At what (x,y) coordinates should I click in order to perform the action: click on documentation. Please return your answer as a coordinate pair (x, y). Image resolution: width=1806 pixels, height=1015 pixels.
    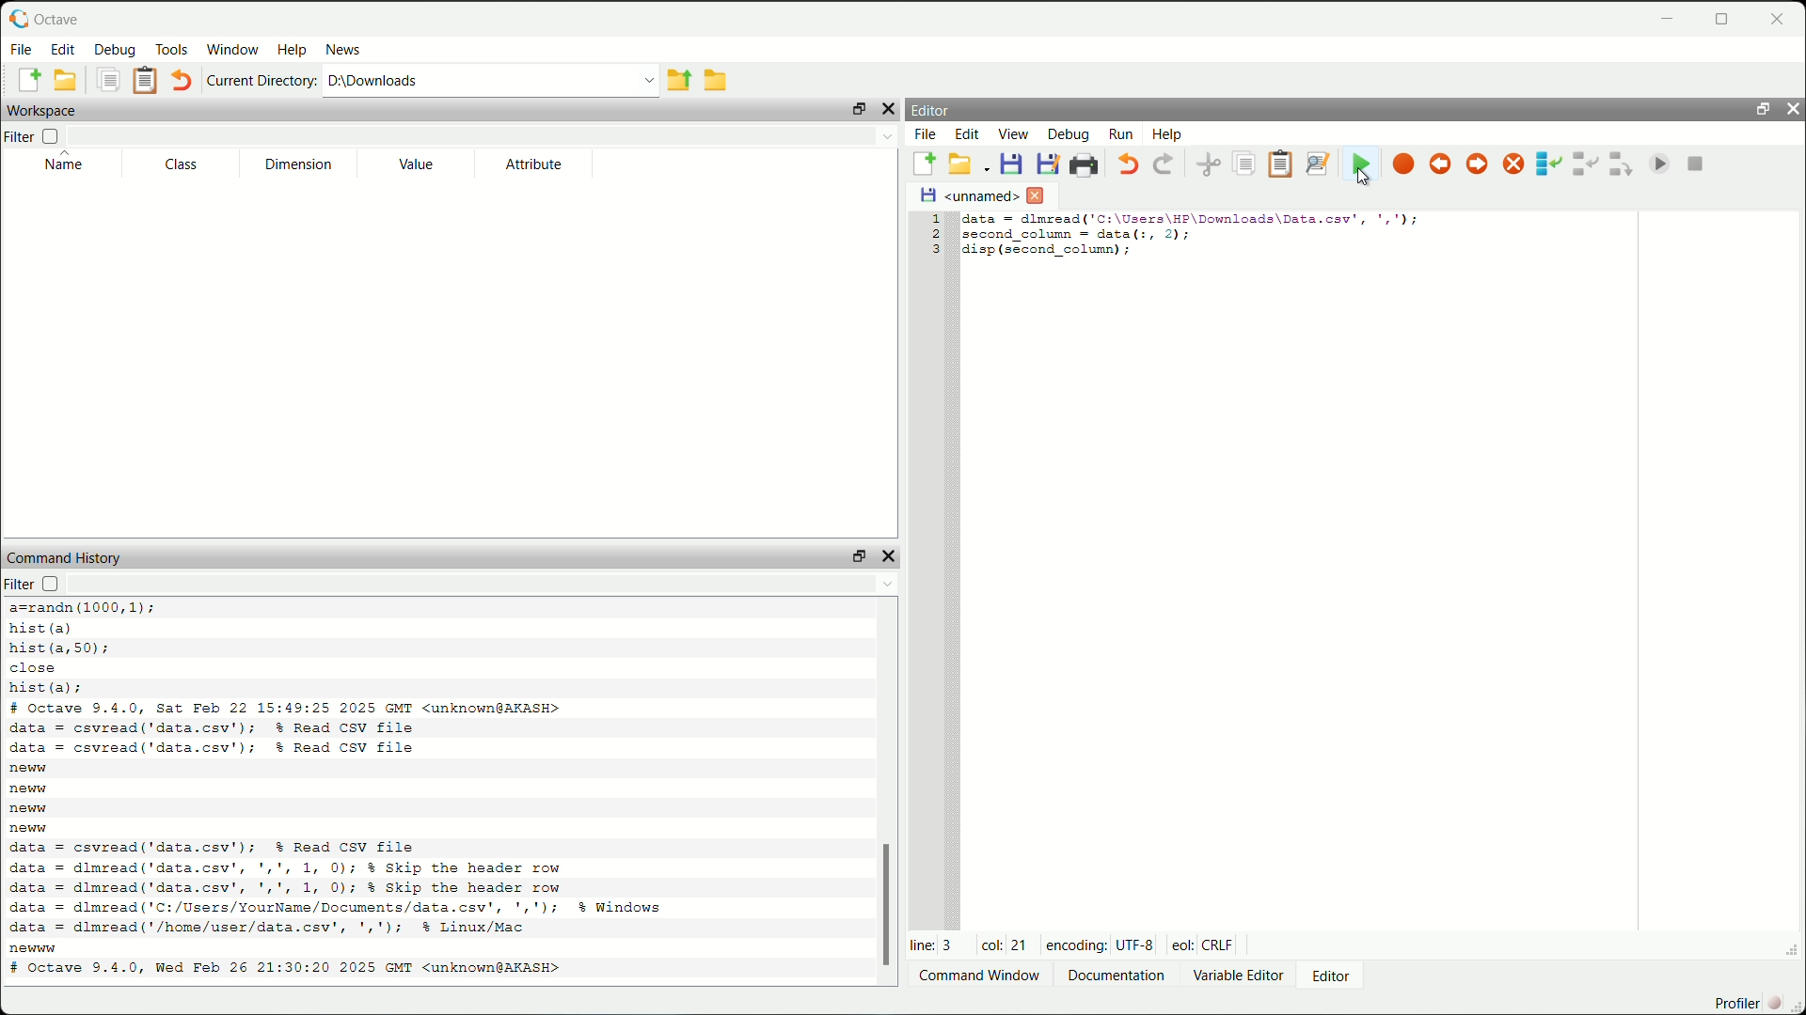
    Looking at the image, I should click on (1117, 974).